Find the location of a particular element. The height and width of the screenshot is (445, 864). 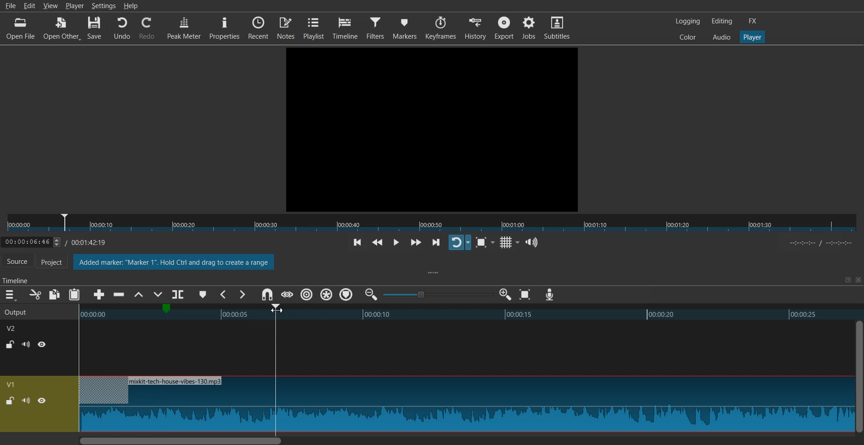

Player is located at coordinates (753, 37).